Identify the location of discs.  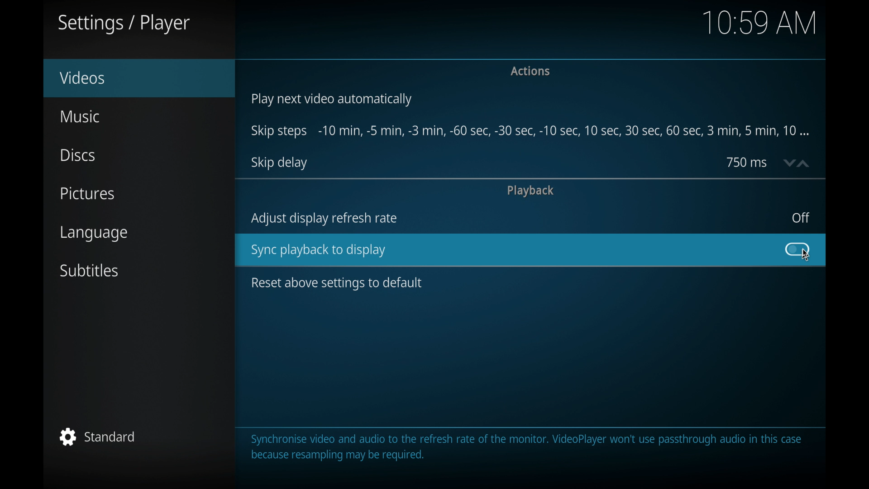
(79, 155).